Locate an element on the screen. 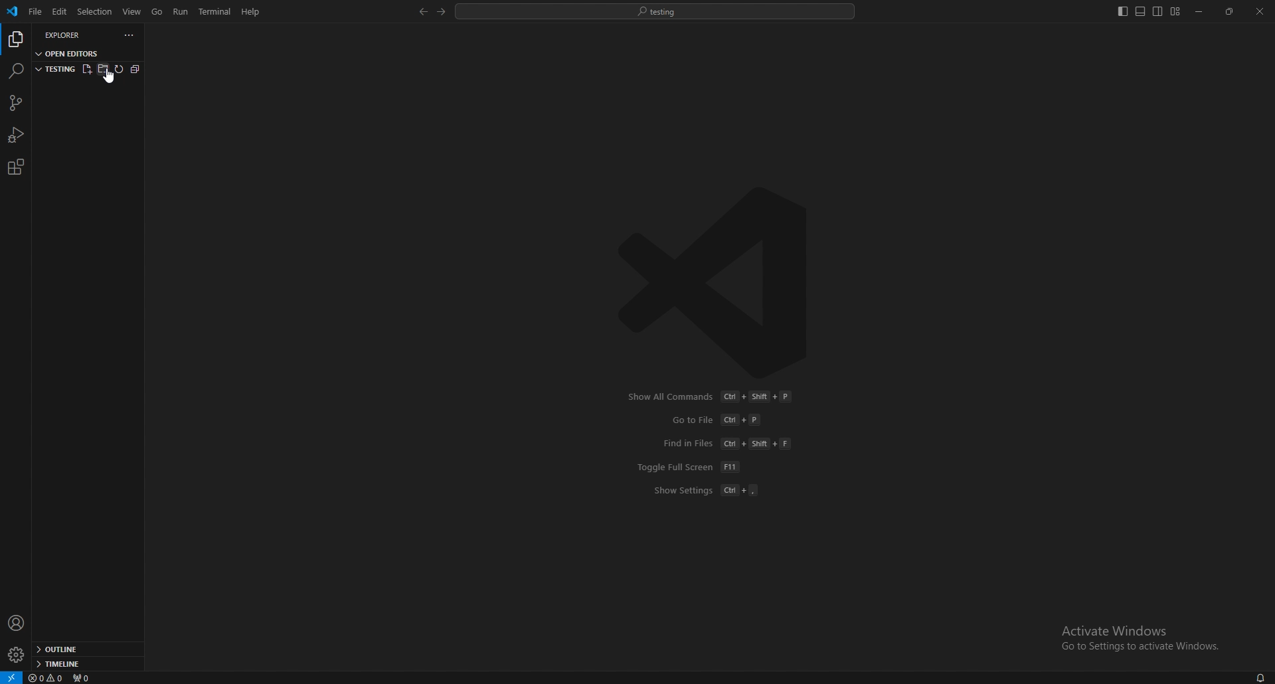 Image resolution: width=1275 pixels, height=684 pixels. file is located at coordinates (34, 12).